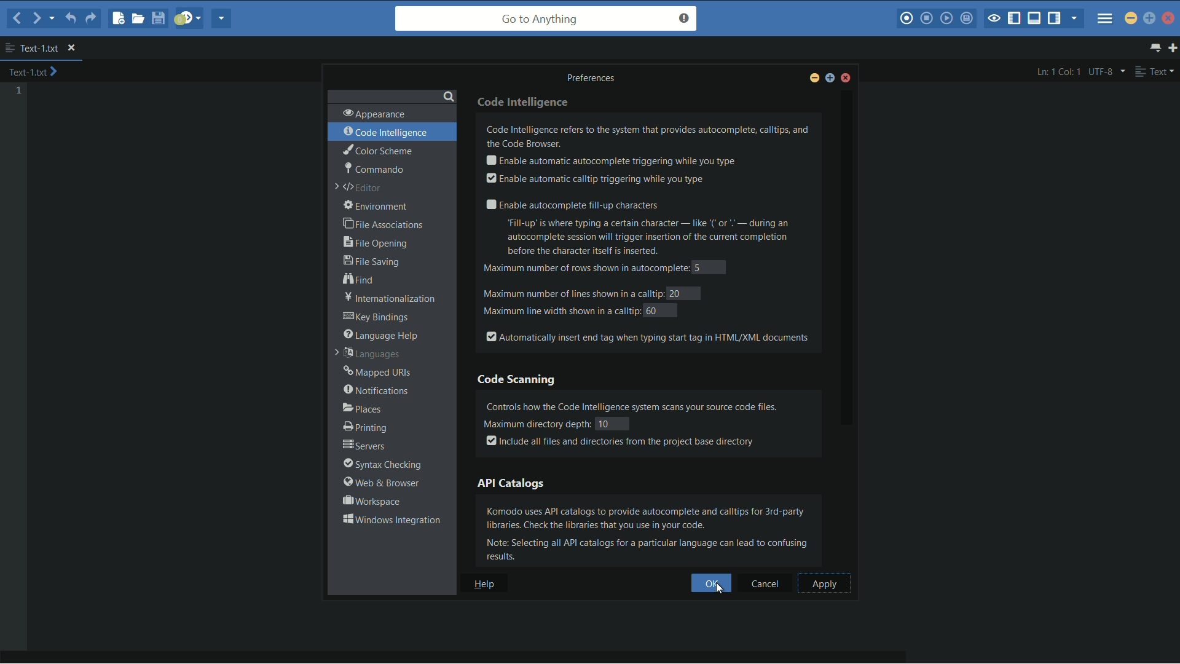 Image resolution: width=1180 pixels, height=664 pixels. I want to click on maximize, so click(829, 80).